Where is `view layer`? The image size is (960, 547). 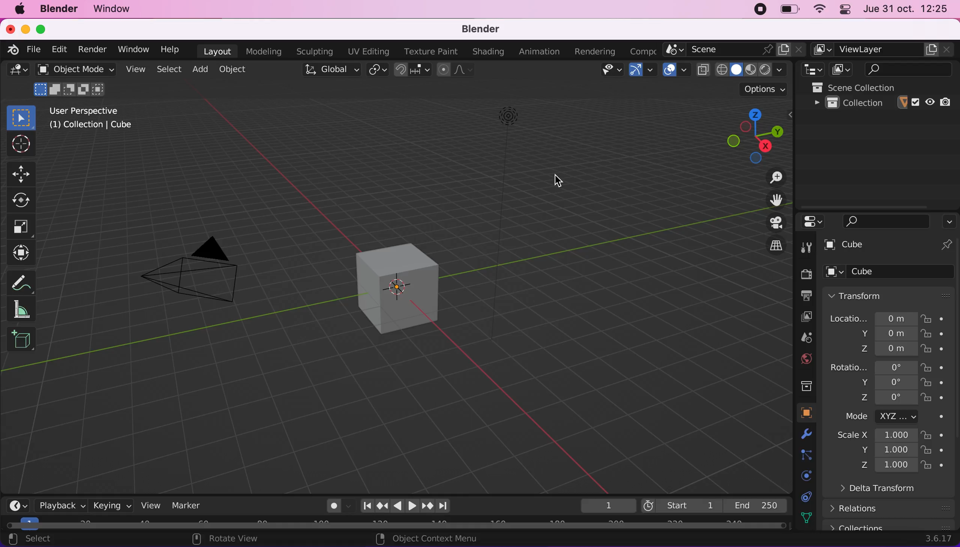 view layer is located at coordinates (799, 317).